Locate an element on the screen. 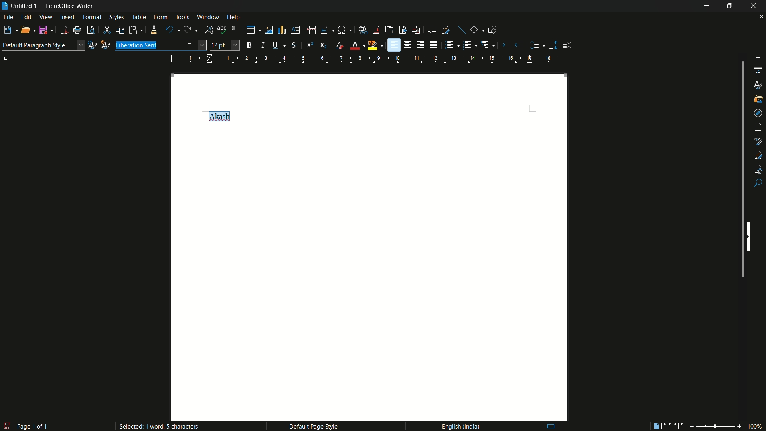  save file is located at coordinates (43, 30).